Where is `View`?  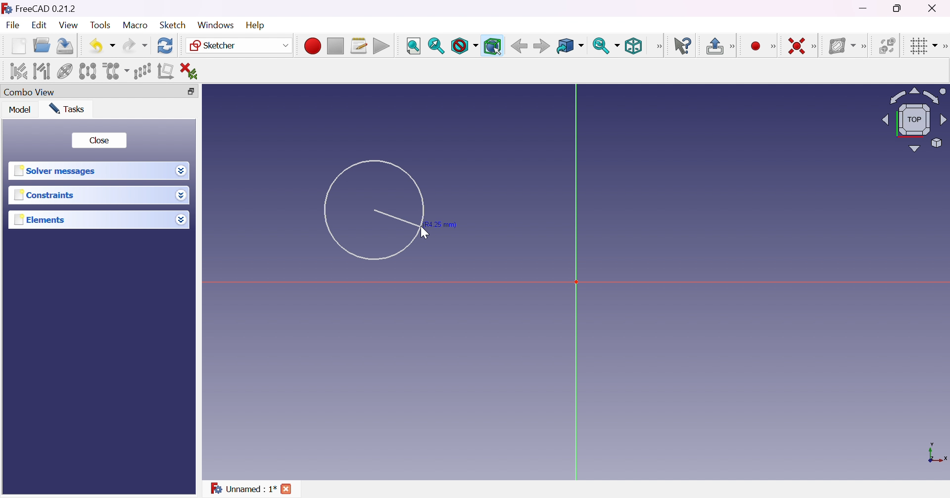 View is located at coordinates (68, 25).